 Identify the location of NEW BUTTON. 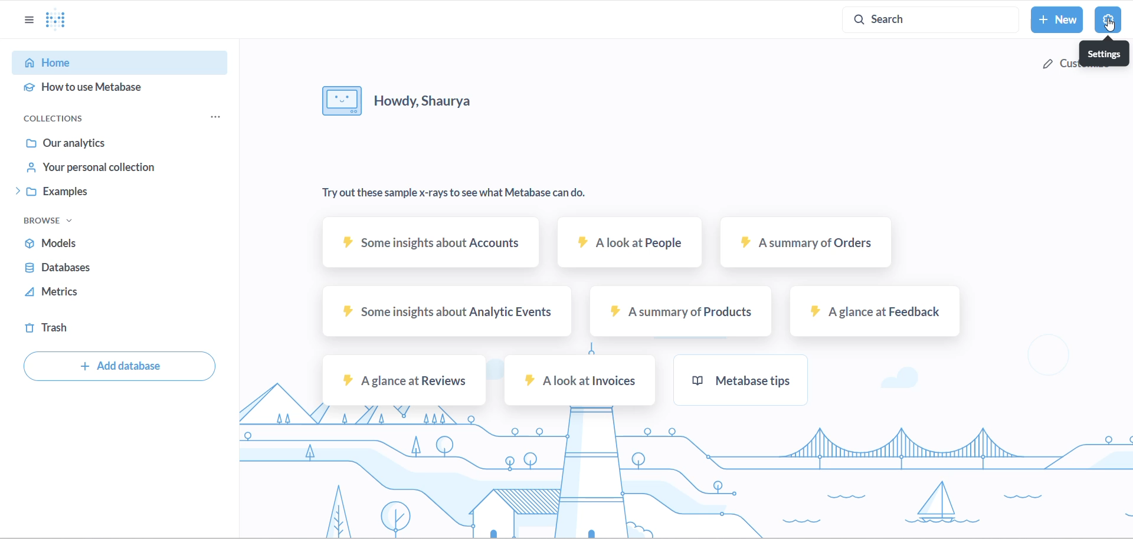
(1057, 19).